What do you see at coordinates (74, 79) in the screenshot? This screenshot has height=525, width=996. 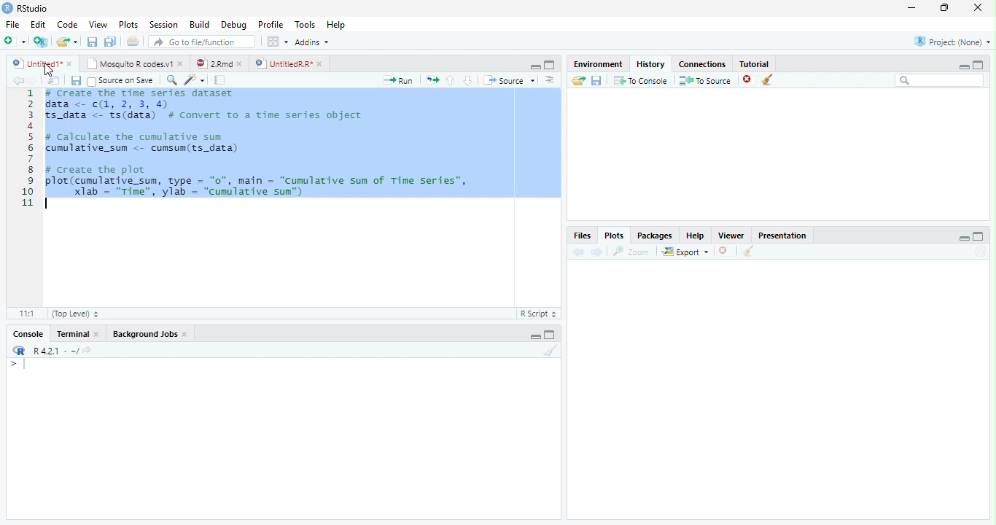 I see `Save` at bounding box center [74, 79].